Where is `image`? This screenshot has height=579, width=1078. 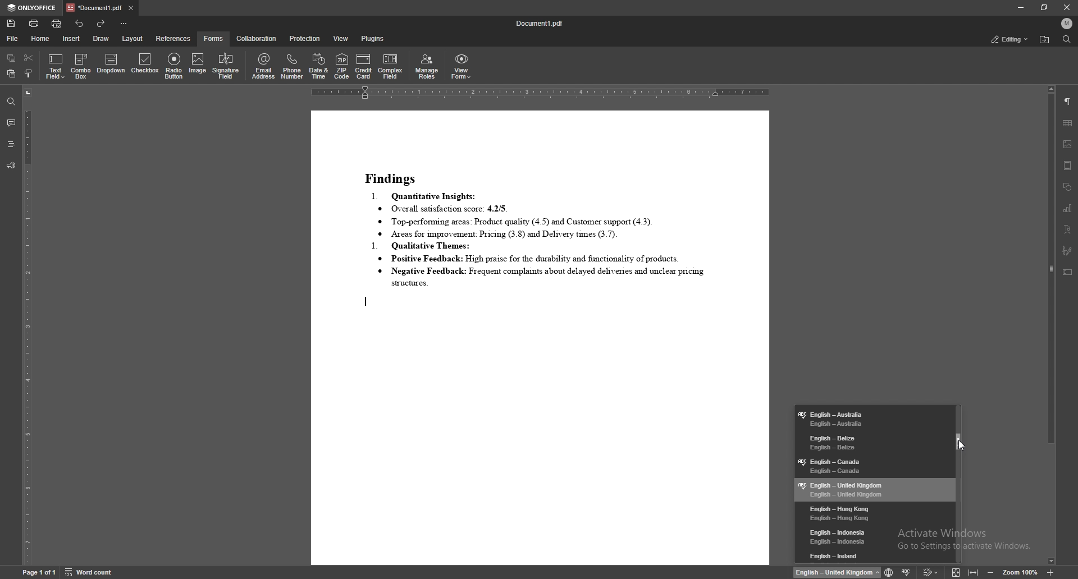
image is located at coordinates (198, 67).